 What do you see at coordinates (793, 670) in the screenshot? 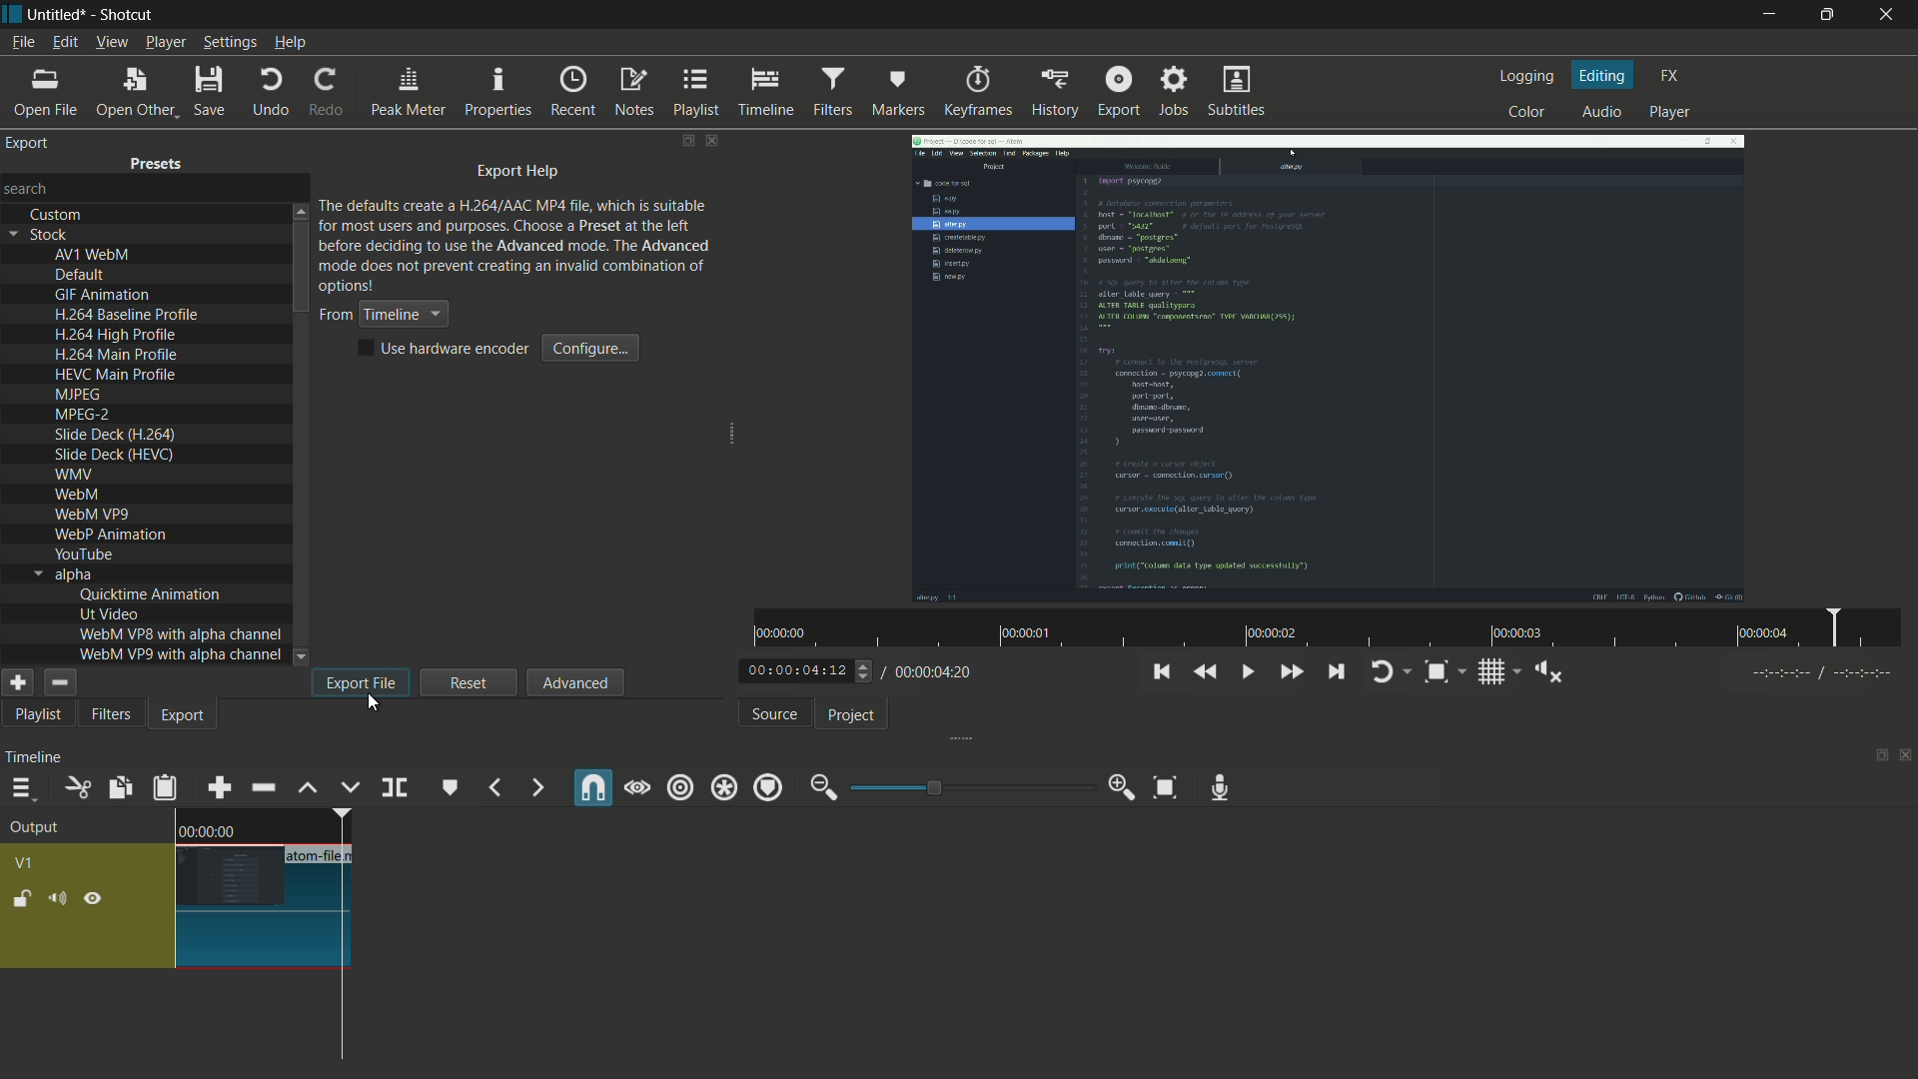
I see `current time` at bounding box center [793, 670].